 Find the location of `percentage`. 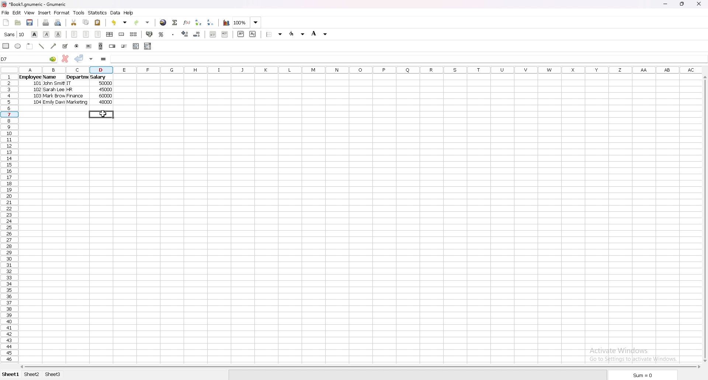

percentage is located at coordinates (162, 34).